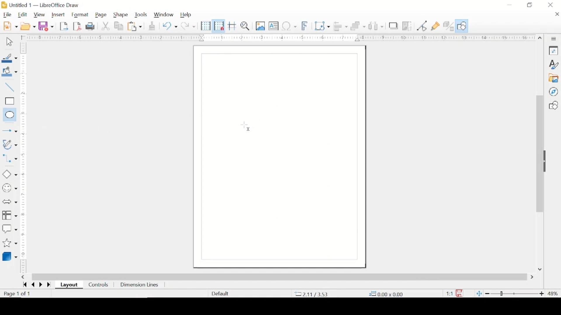 Image resolution: width=561 pixels, height=315 pixels. I want to click on sidebar settings, so click(554, 38).